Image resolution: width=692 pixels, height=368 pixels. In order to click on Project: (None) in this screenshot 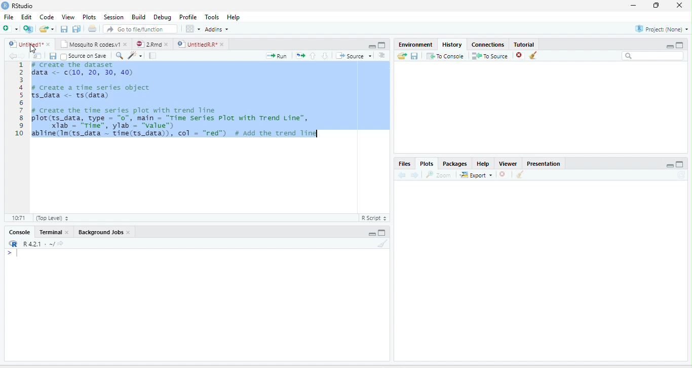, I will do `click(661, 29)`.